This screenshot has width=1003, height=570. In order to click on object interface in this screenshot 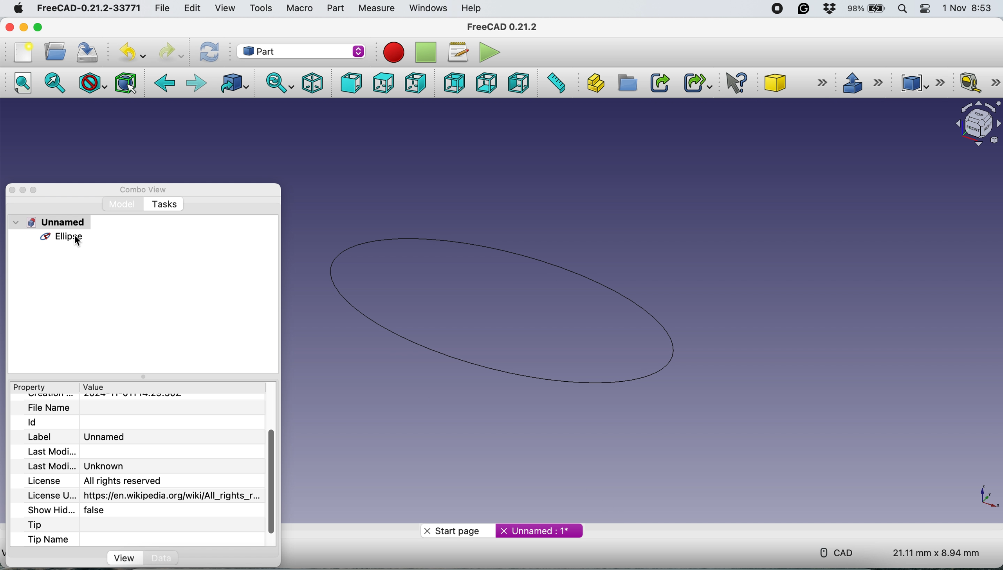, I will do `click(972, 122)`.